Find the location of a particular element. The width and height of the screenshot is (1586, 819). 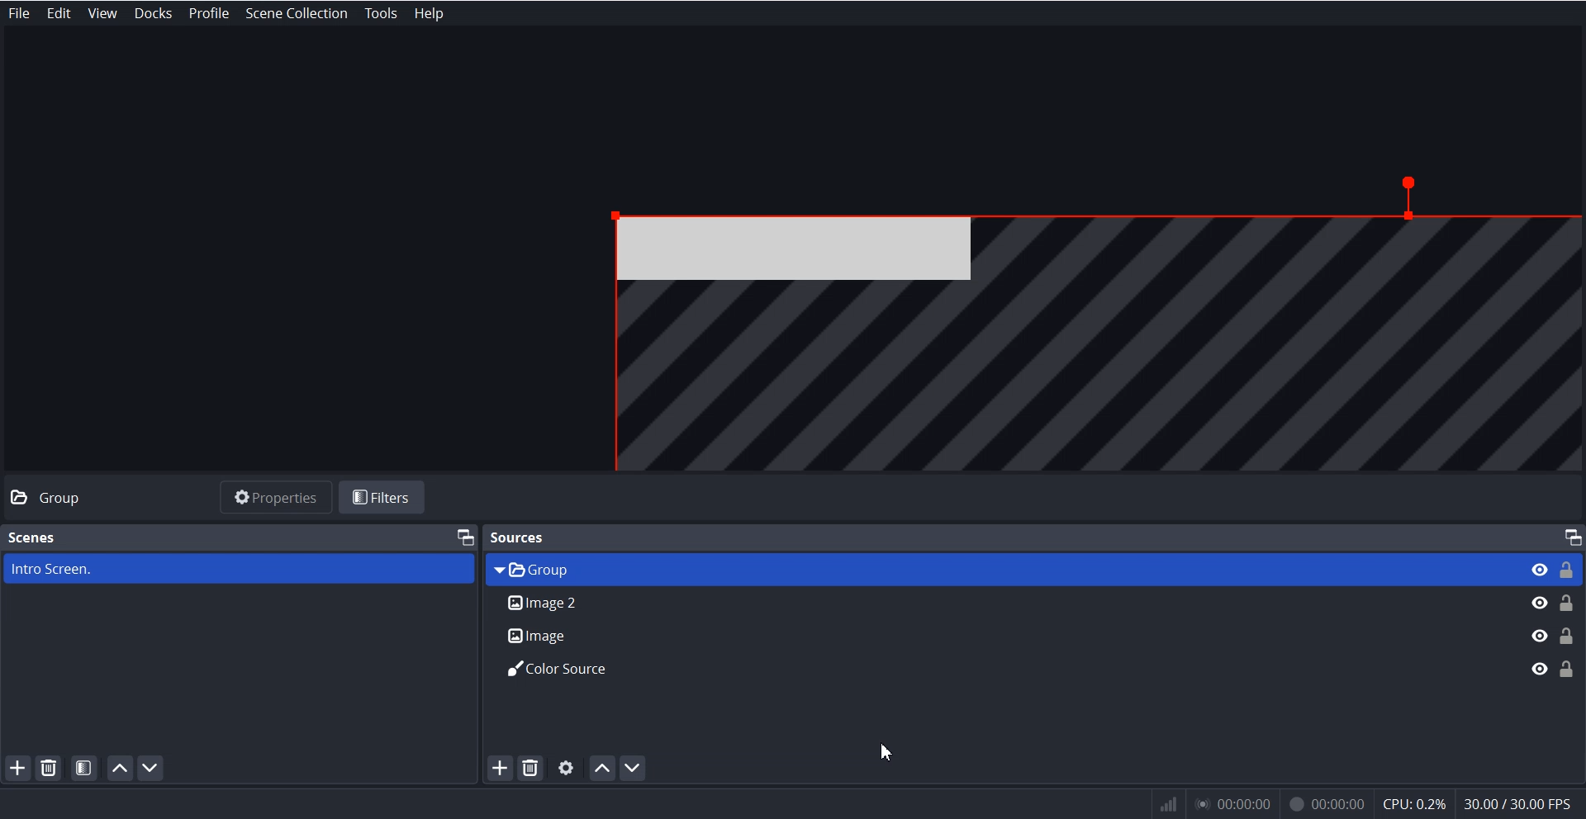

30.007 30.00 EPs is located at coordinates (1523, 802).